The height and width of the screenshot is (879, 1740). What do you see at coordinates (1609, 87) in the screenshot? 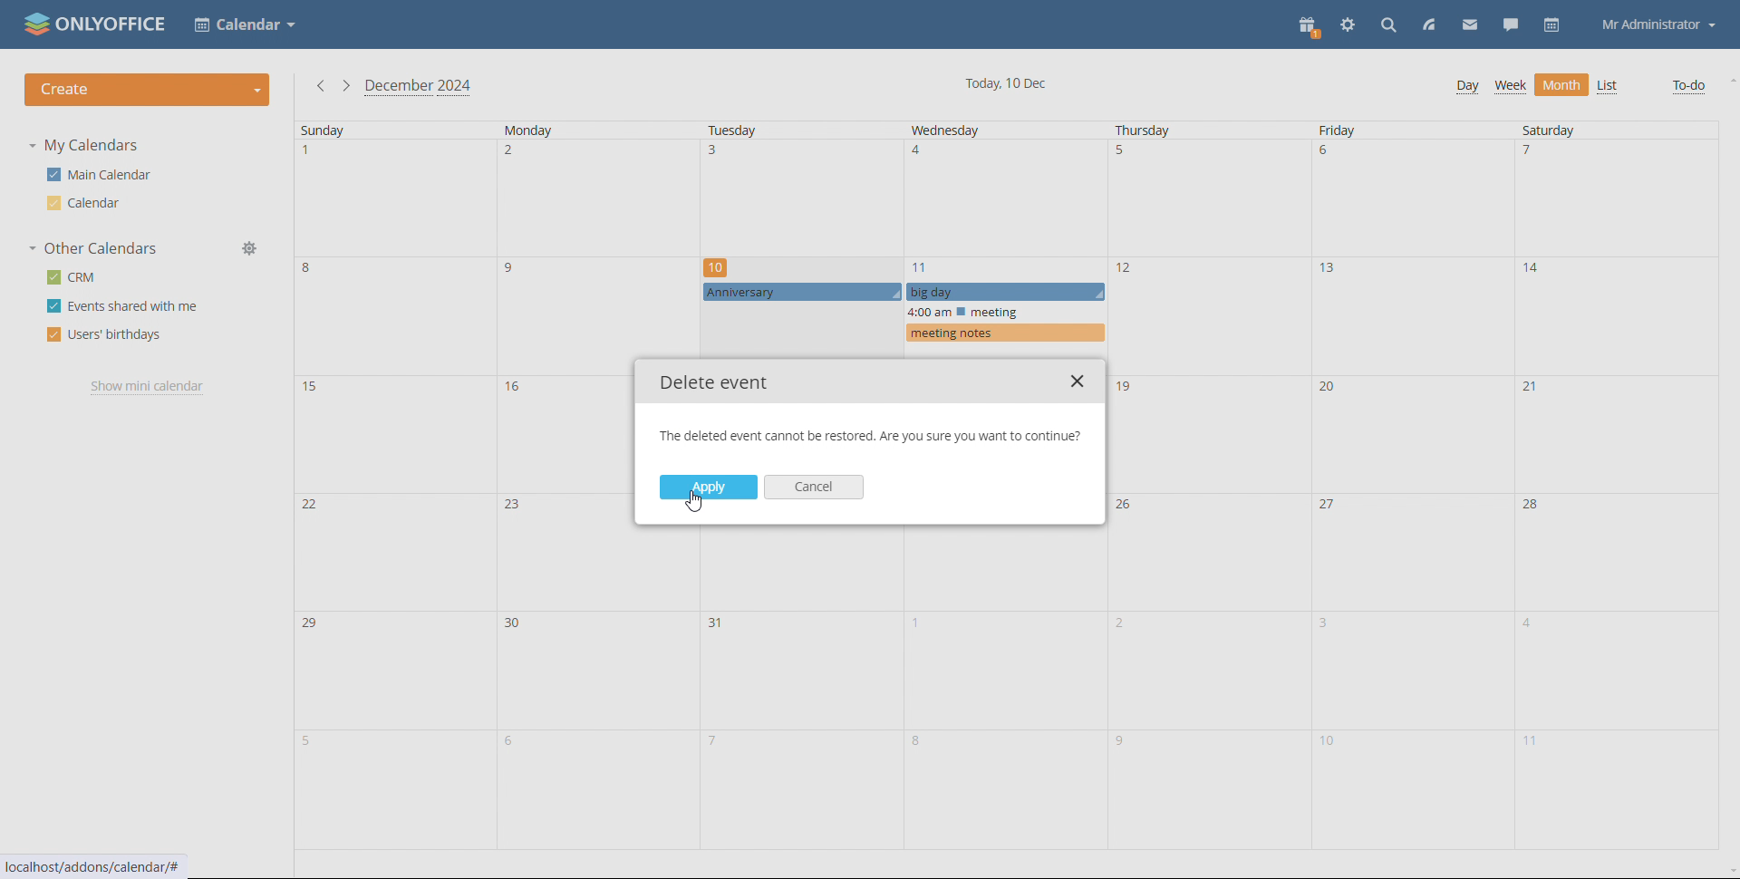
I see `list view` at bounding box center [1609, 87].